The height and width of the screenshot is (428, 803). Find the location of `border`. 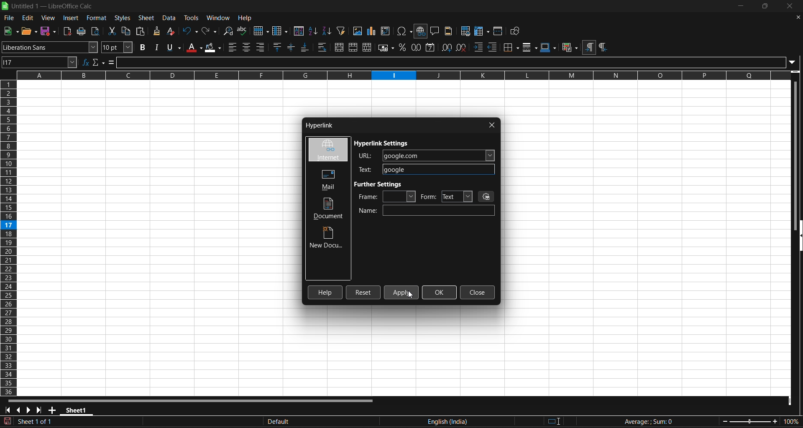

border is located at coordinates (511, 47).